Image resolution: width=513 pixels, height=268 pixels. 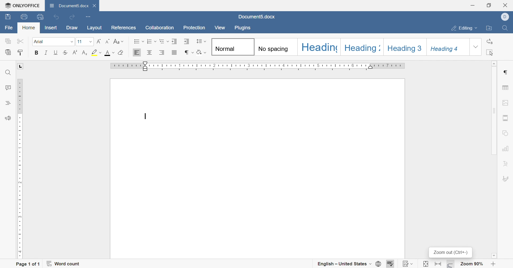 I want to click on header and footer settings, so click(x=506, y=117).